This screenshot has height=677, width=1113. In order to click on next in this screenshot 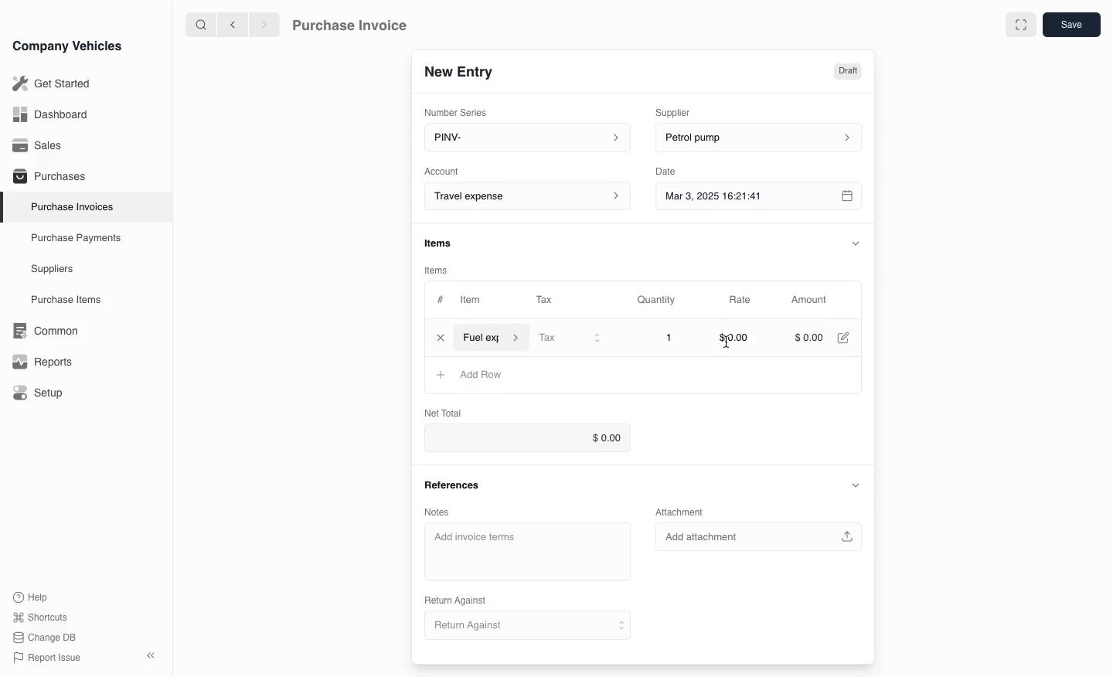, I will do `click(264, 24)`.